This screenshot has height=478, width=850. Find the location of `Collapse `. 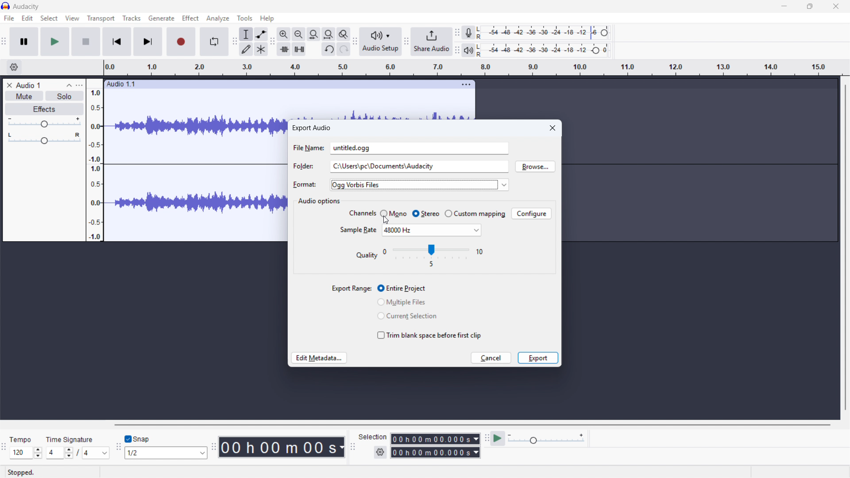

Collapse  is located at coordinates (69, 85).